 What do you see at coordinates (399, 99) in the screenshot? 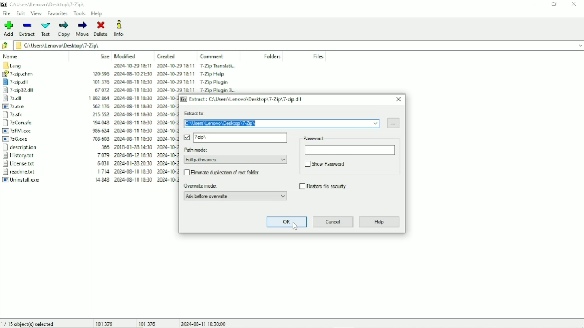
I see `Close` at bounding box center [399, 99].